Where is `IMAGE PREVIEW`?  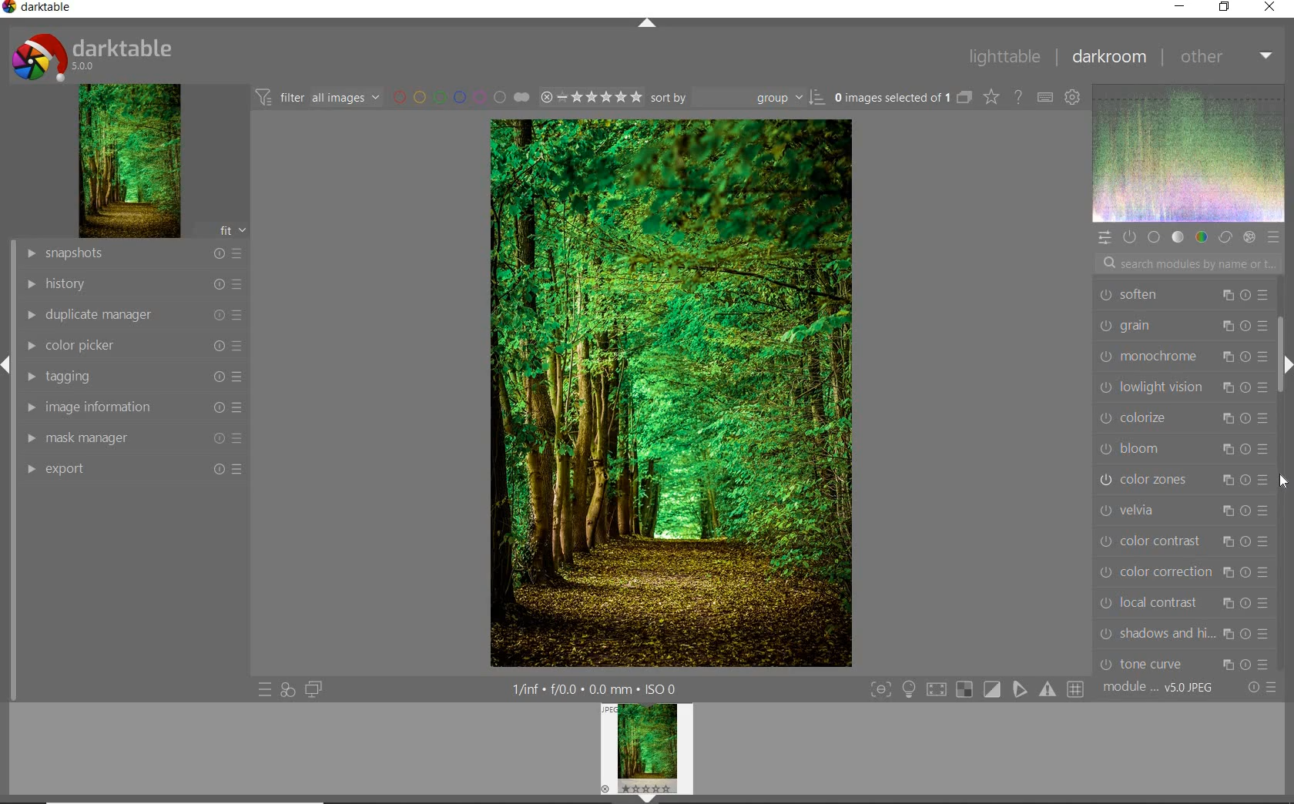
IMAGE PREVIEW is located at coordinates (647, 753).